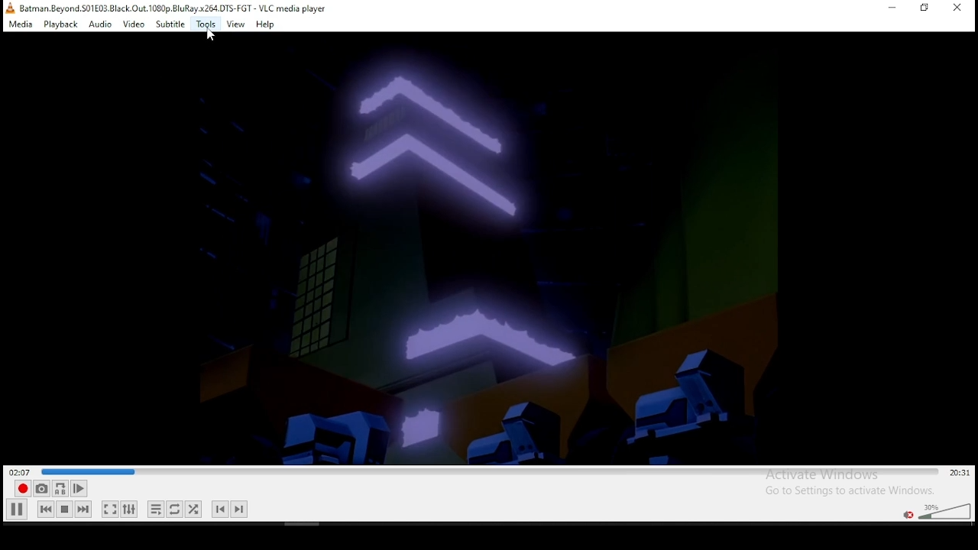  I want to click on subtitle, so click(169, 24).